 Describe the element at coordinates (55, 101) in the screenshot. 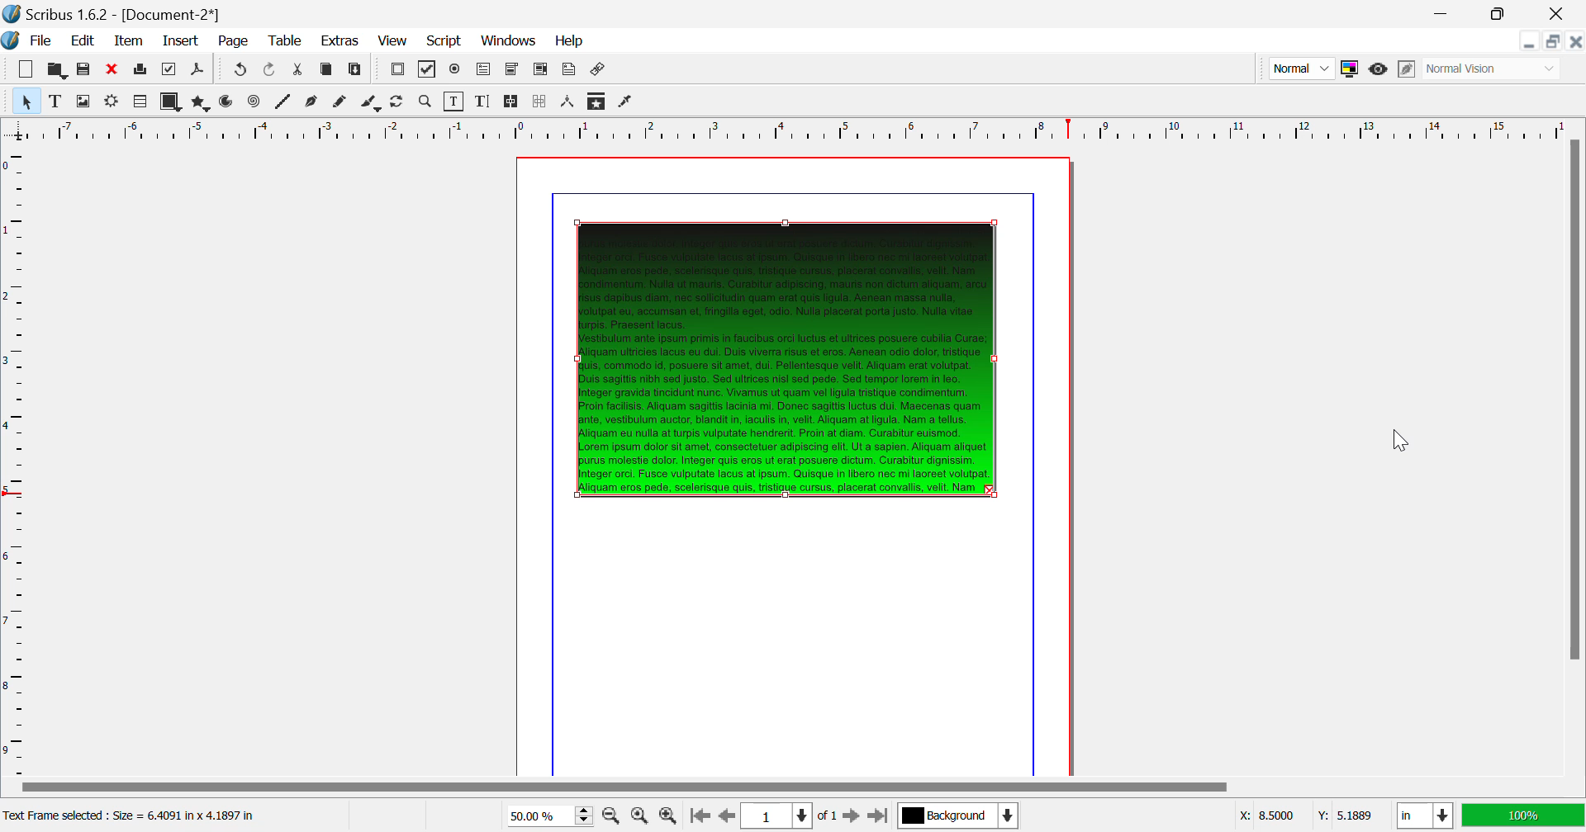

I see `Text Frame` at that location.